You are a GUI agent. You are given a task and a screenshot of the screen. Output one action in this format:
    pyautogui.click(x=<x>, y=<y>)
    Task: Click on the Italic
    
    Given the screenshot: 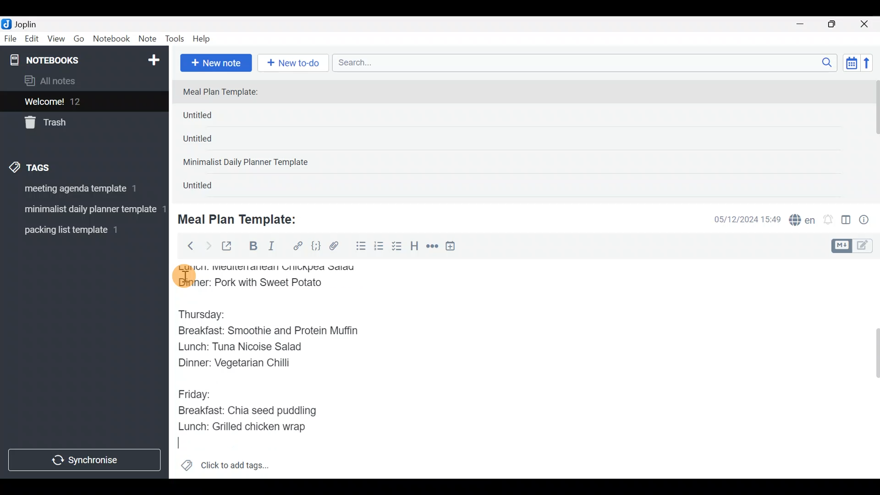 What is the action you would take?
    pyautogui.click(x=270, y=248)
    